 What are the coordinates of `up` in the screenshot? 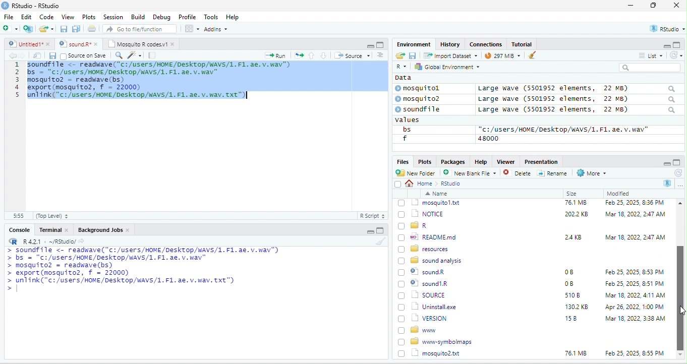 It's located at (312, 55).